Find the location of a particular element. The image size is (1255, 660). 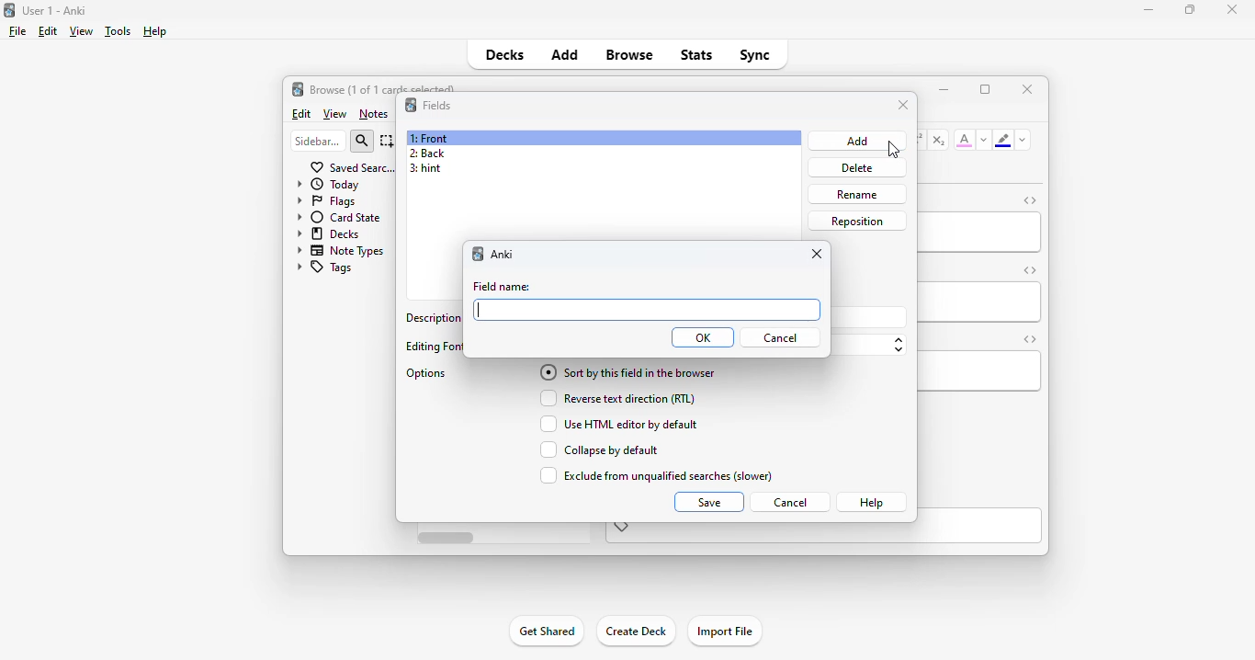

notes is located at coordinates (373, 114).